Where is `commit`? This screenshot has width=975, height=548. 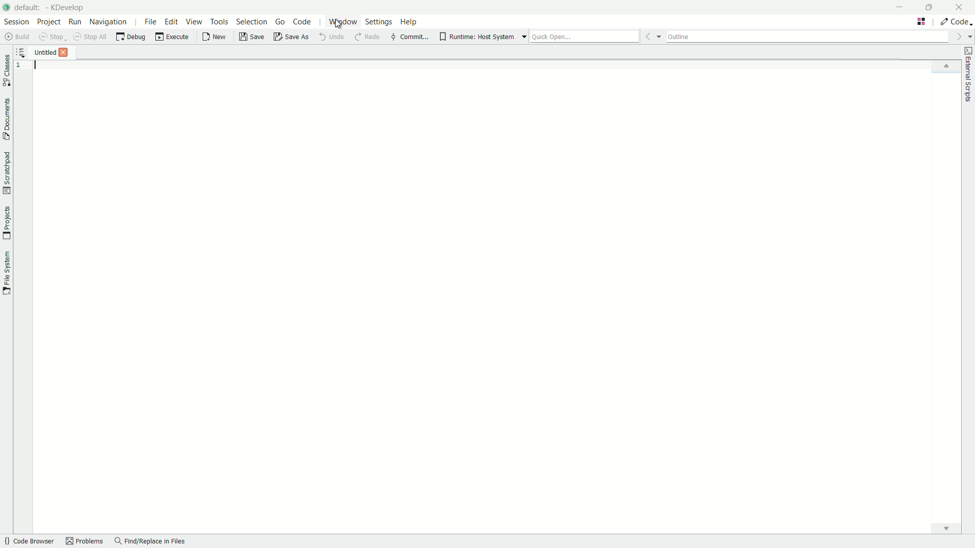
commit is located at coordinates (410, 36).